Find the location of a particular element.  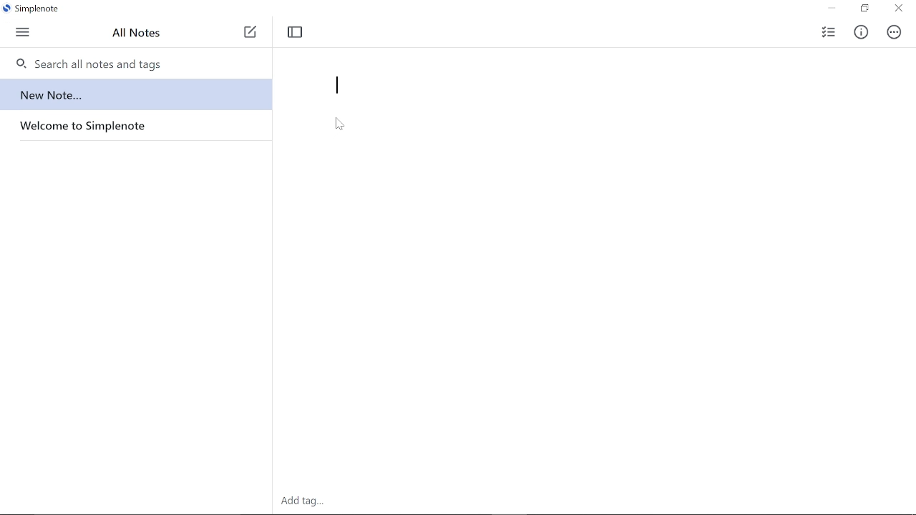

Menu is located at coordinates (24, 31).